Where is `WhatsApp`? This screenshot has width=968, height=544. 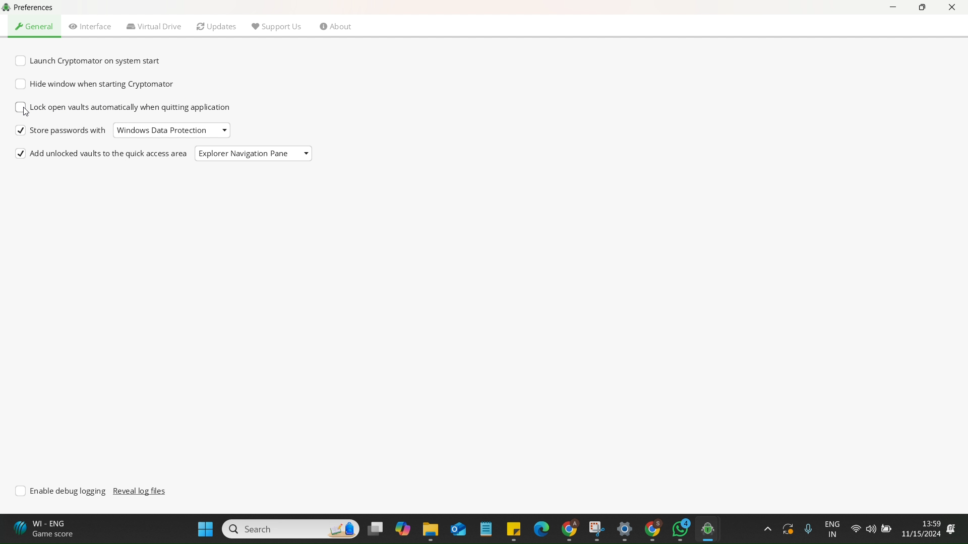 WhatsApp is located at coordinates (681, 529).